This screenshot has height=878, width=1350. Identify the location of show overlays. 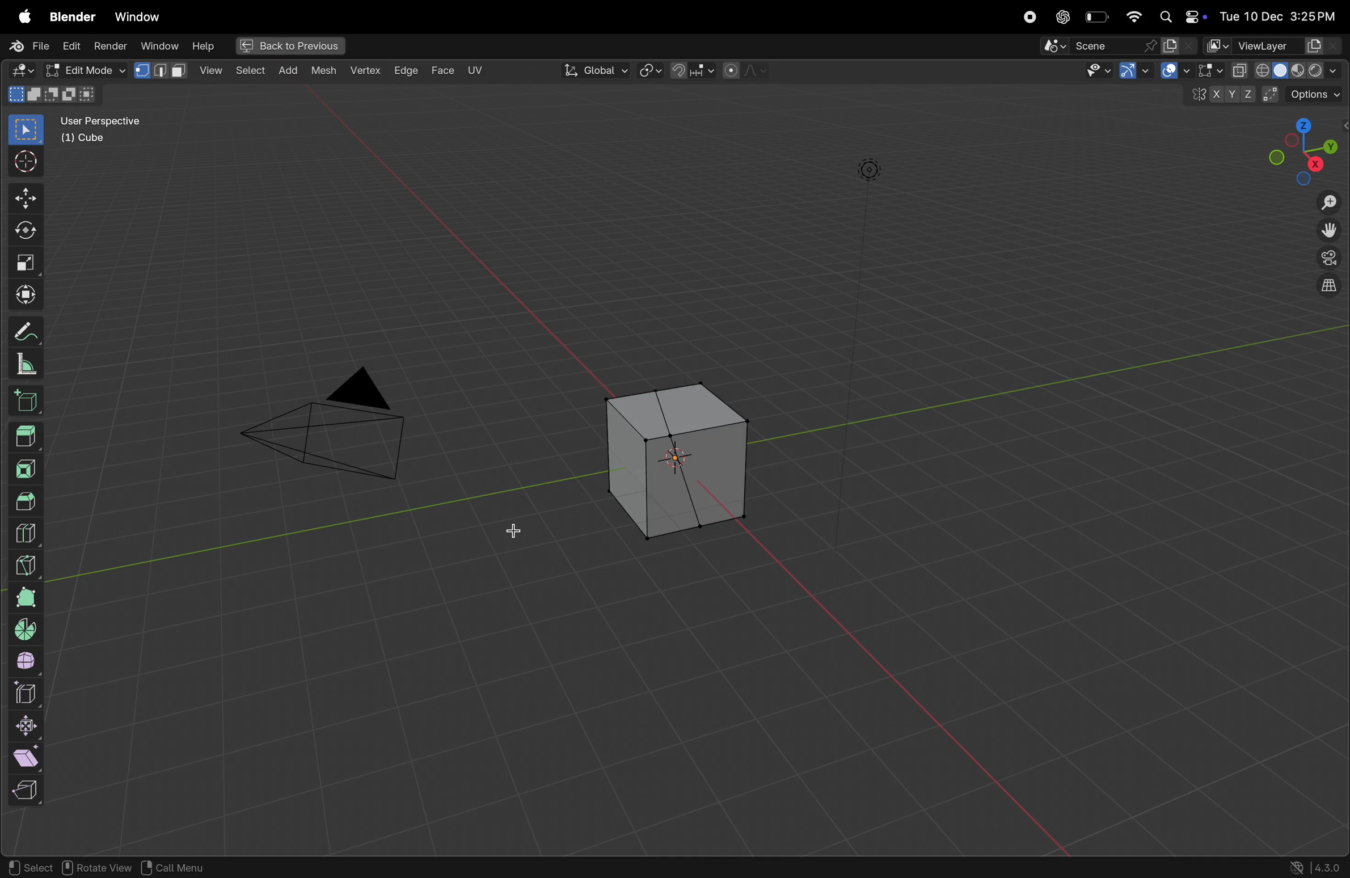
(1205, 70).